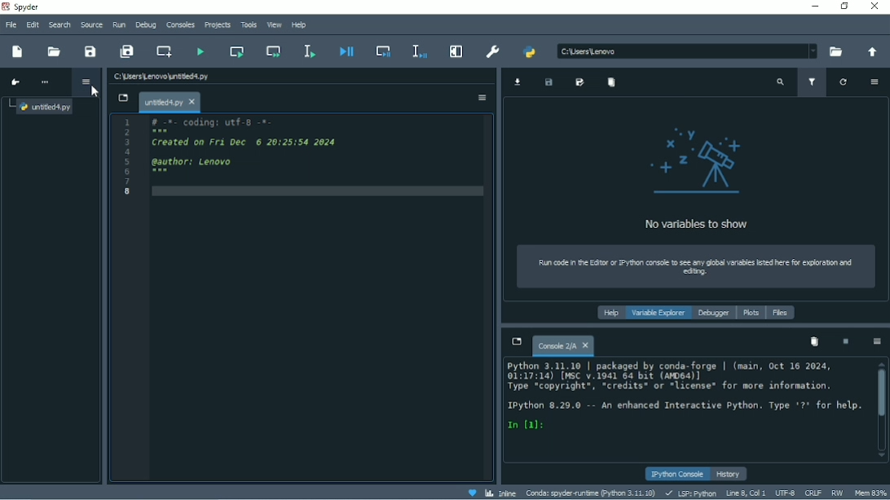 The image size is (890, 500). I want to click on logo, so click(701, 162).